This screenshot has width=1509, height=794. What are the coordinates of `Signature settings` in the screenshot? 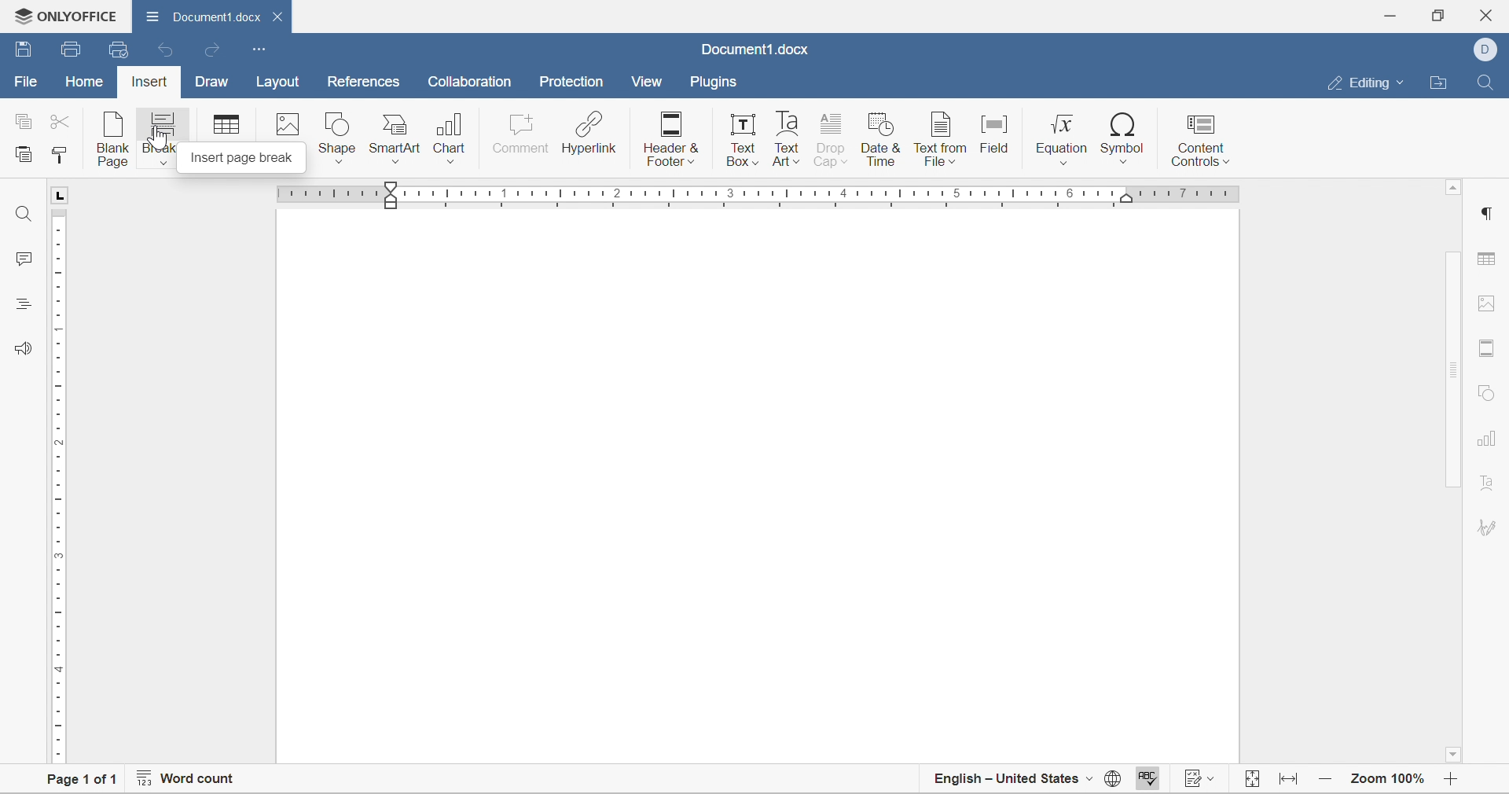 It's located at (1487, 490).